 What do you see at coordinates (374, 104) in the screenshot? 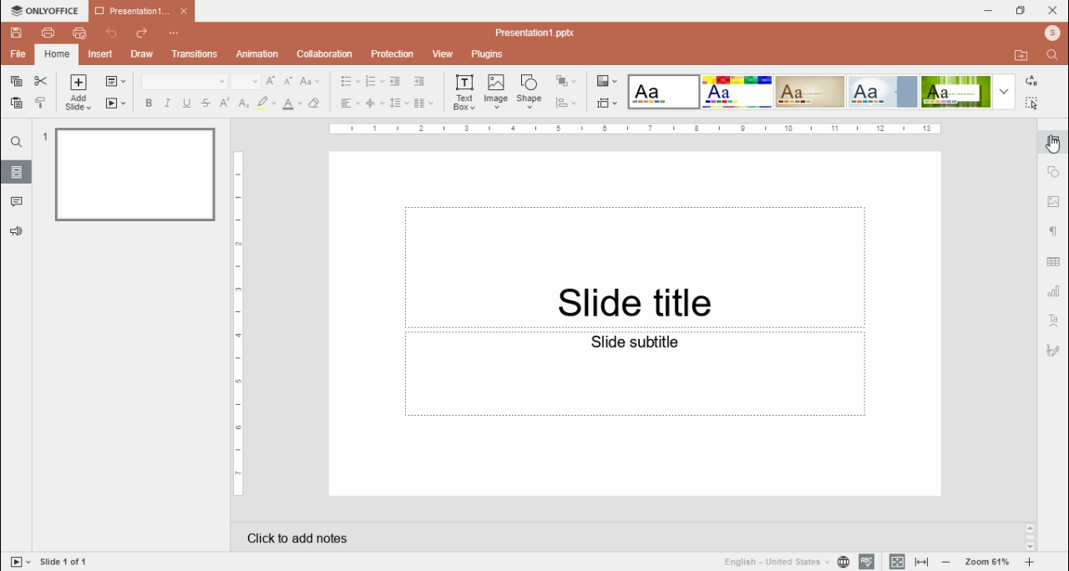
I see `vertical align` at bounding box center [374, 104].